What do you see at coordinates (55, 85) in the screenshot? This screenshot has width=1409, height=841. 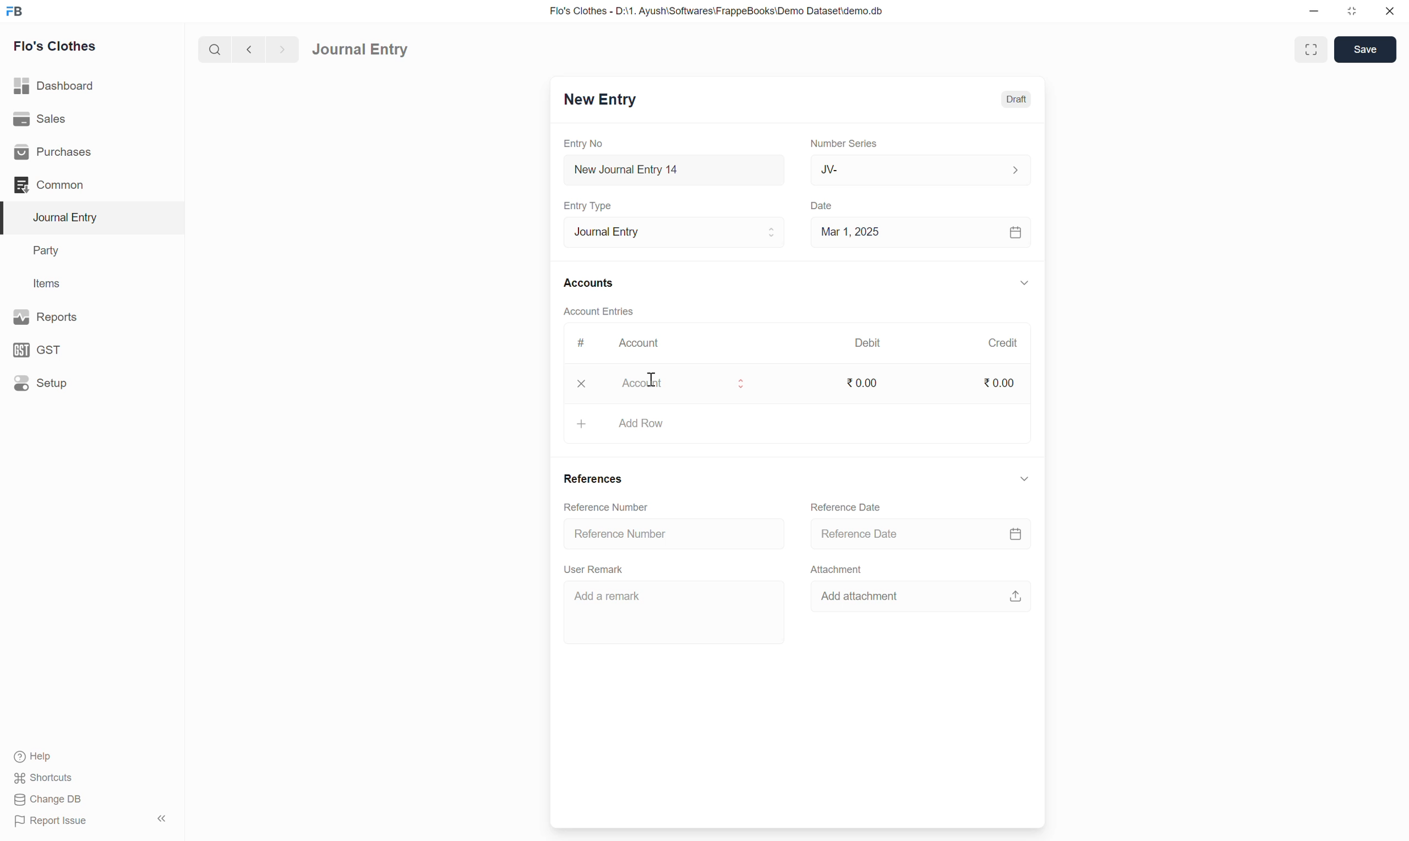 I see `Dashboard` at bounding box center [55, 85].